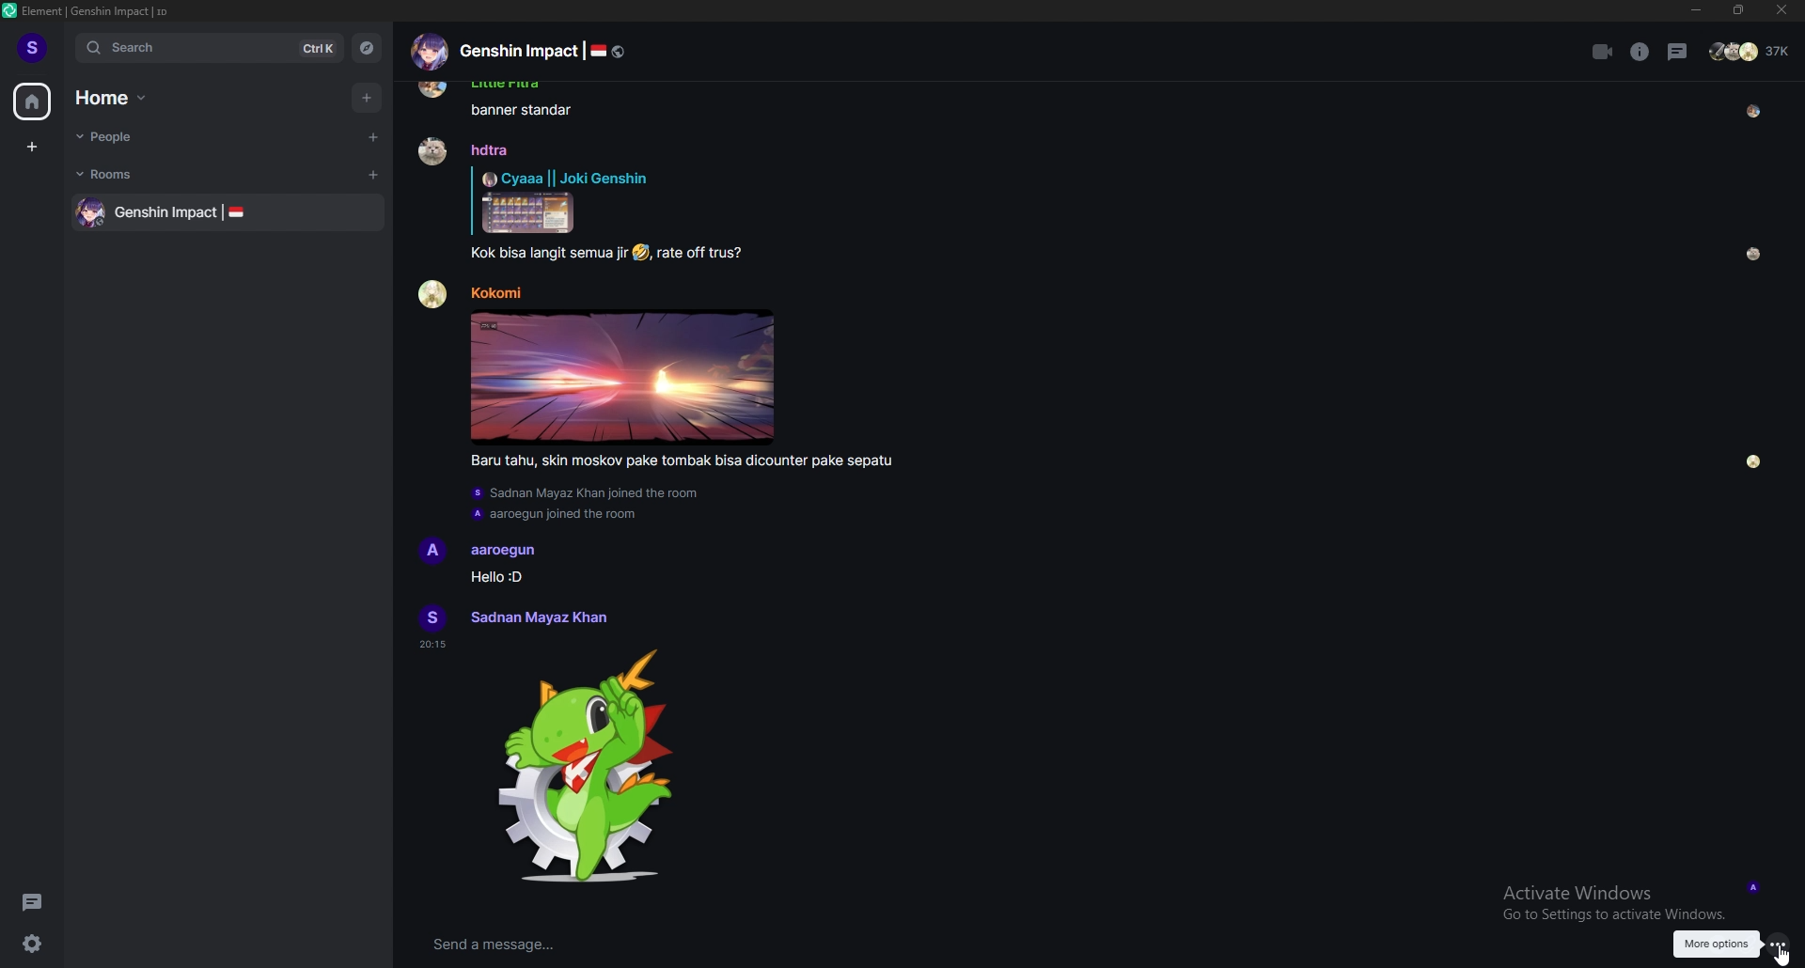 This screenshot has width=1805, height=968. Describe the element at coordinates (1754, 462) in the screenshot. I see `seen by` at that location.